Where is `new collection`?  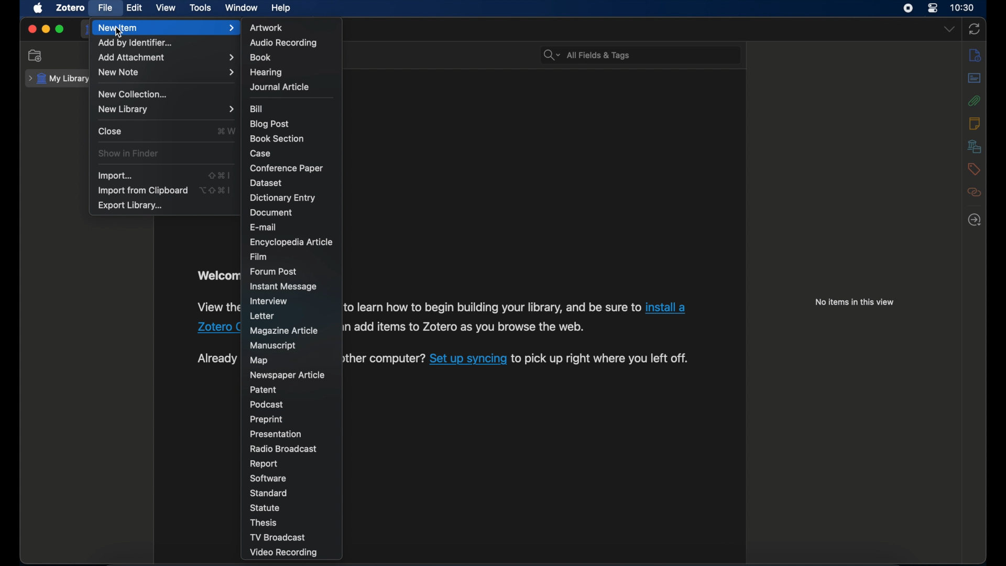 new collection is located at coordinates (134, 94).